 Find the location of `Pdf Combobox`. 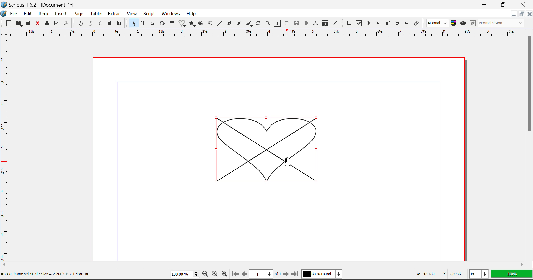

Pdf Combobox is located at coordinates (388, 24).